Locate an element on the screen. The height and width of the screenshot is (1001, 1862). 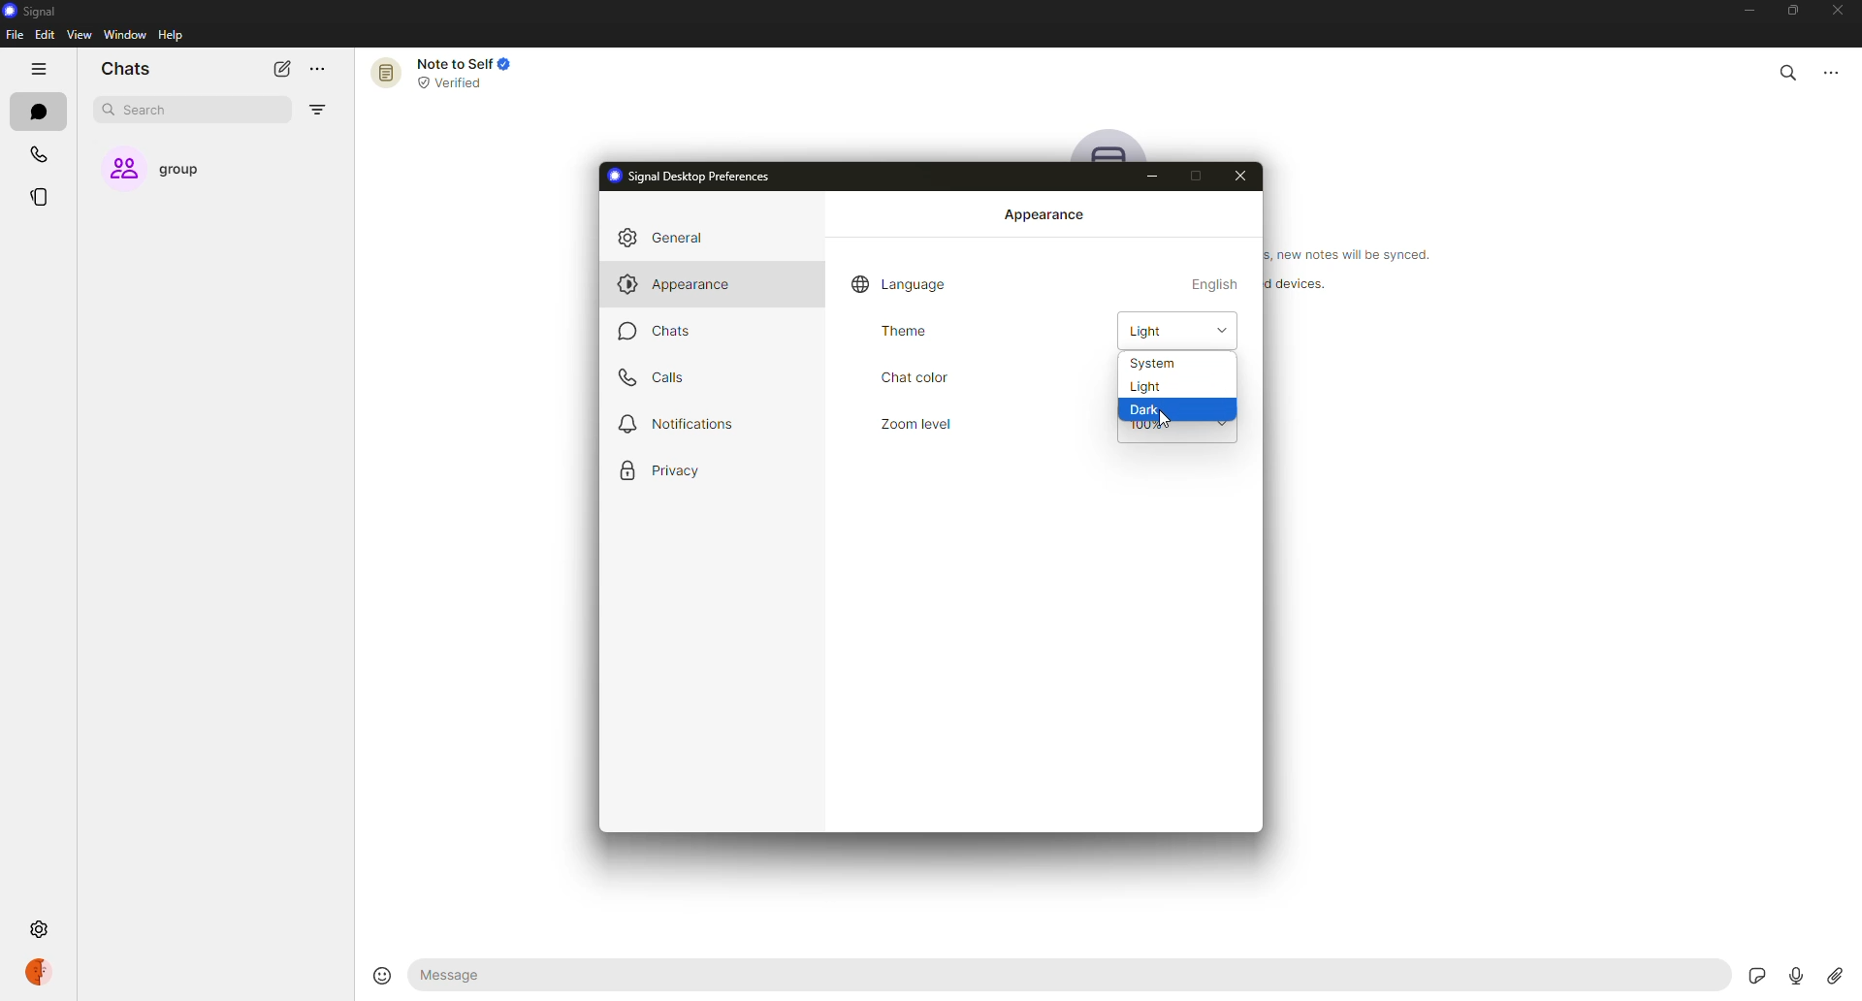
help is located at coordinates (173, 34).